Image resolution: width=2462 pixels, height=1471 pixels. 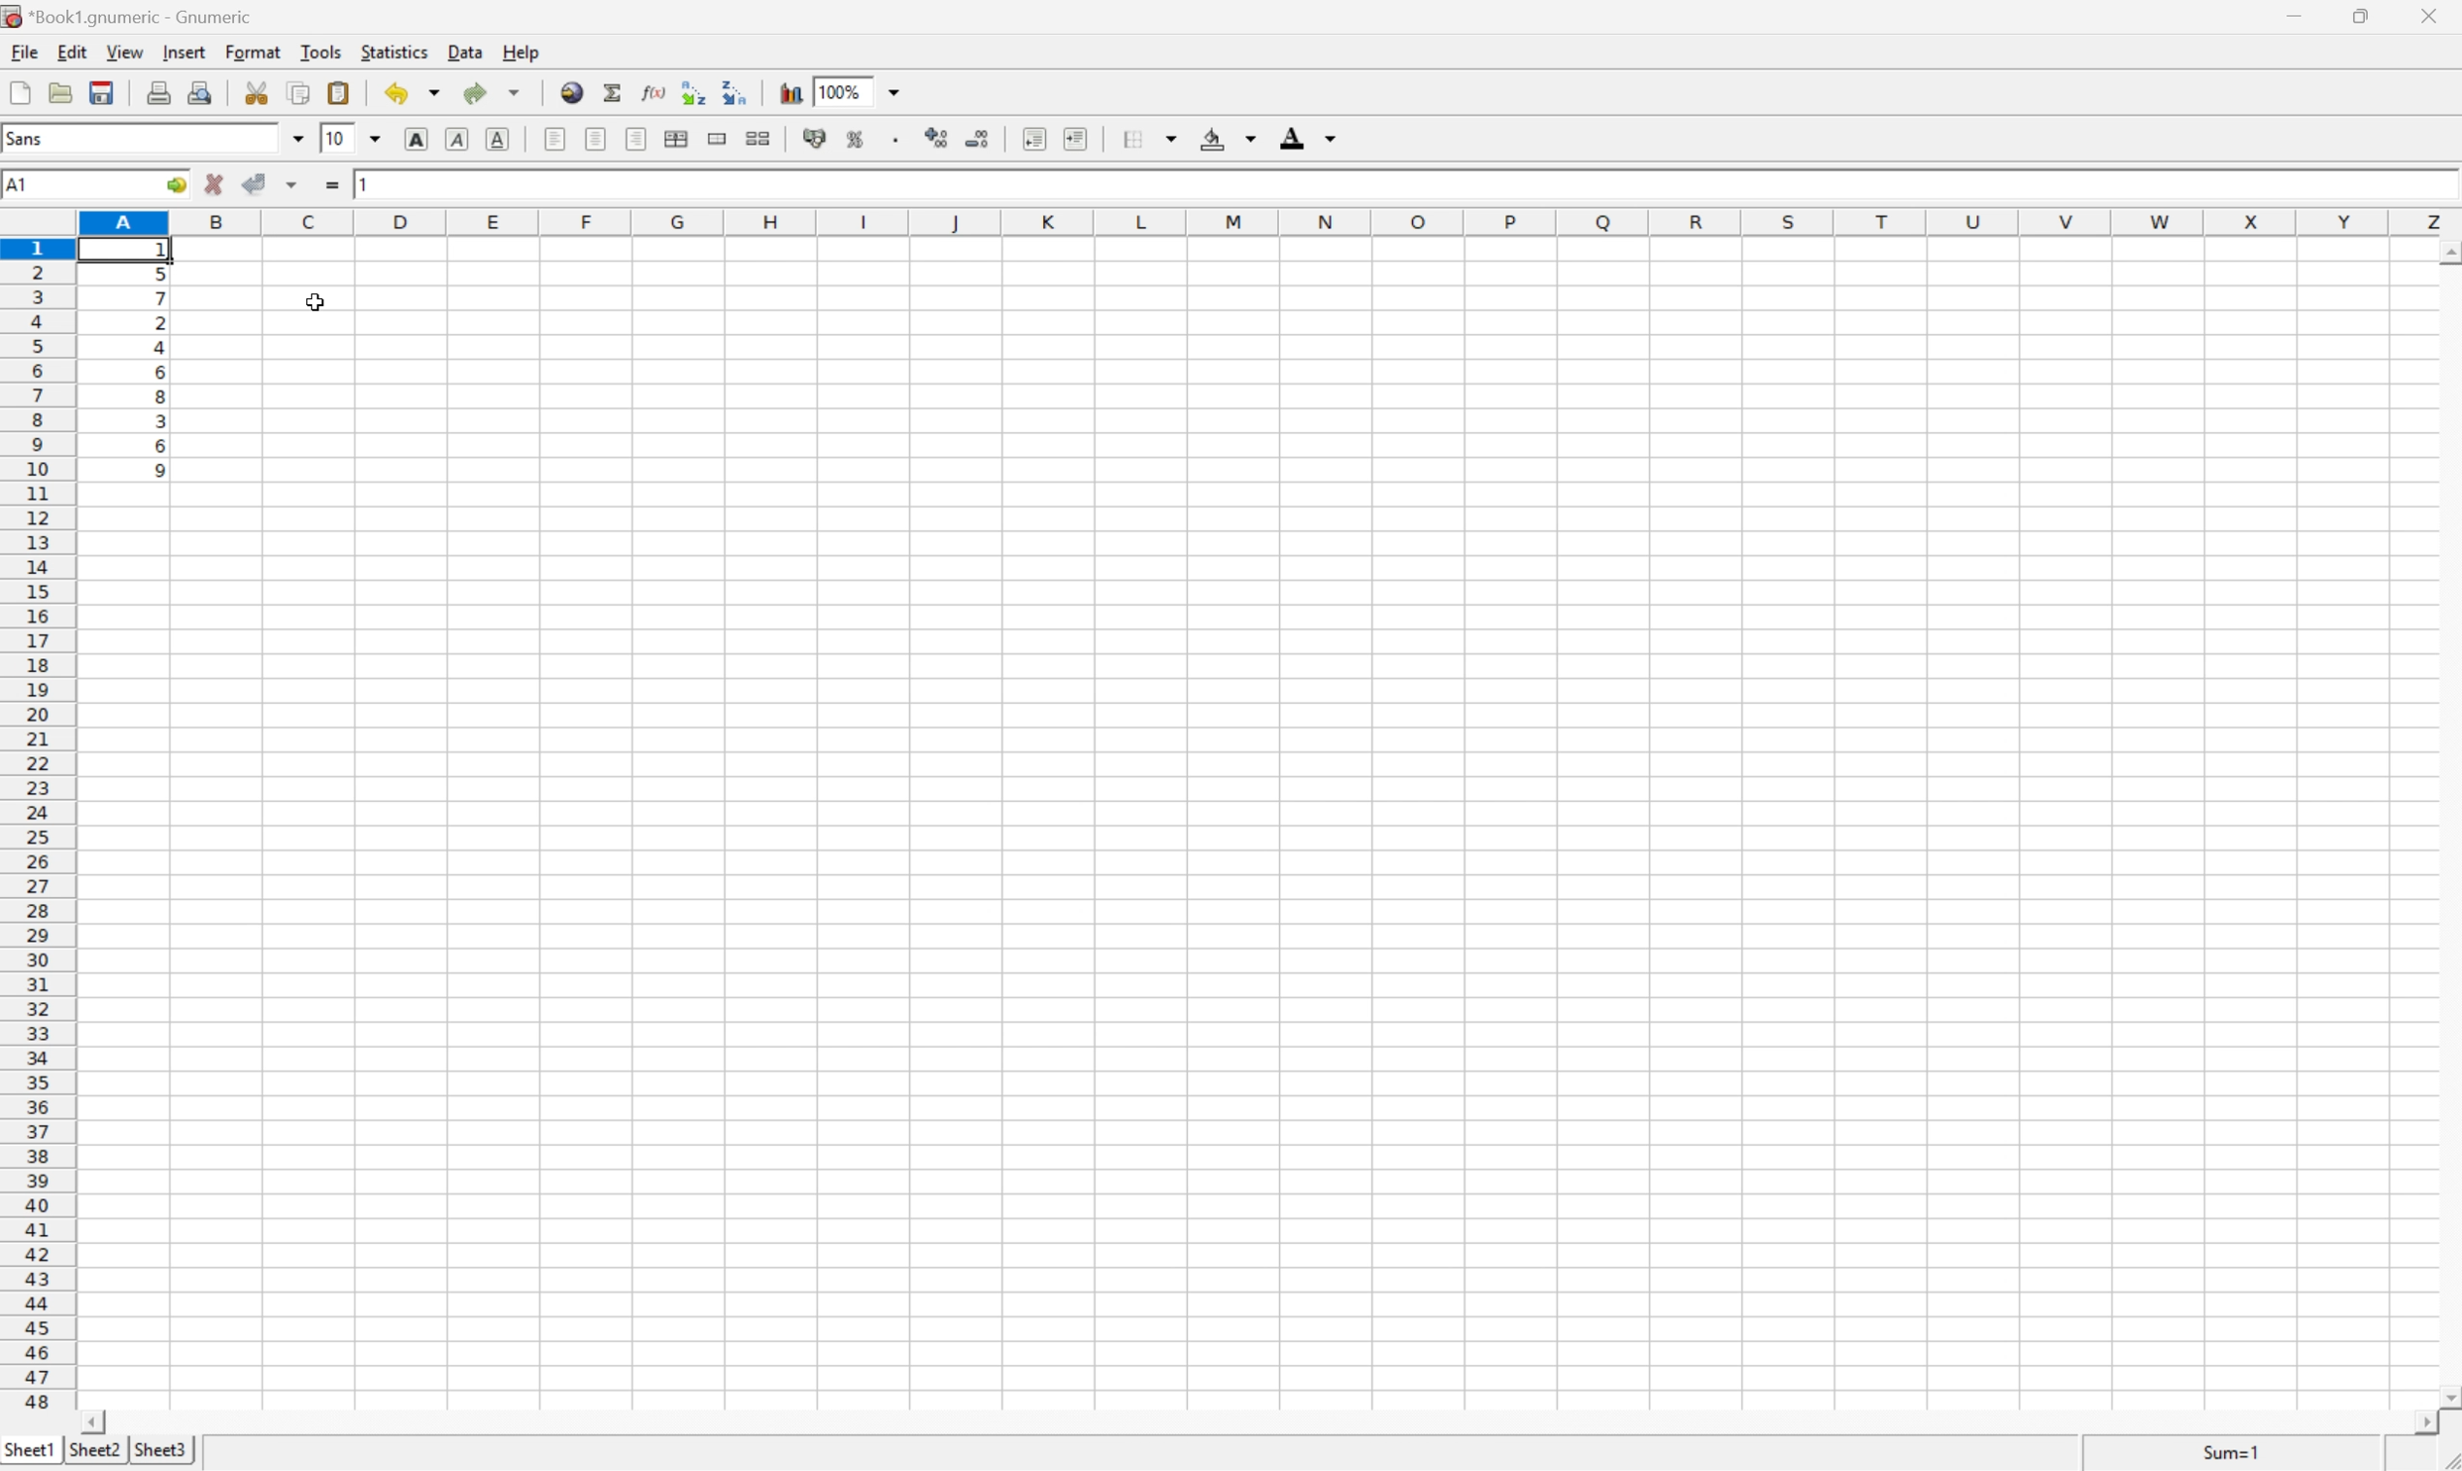 I want to click on center horizontally, so click(x=679, y=139).